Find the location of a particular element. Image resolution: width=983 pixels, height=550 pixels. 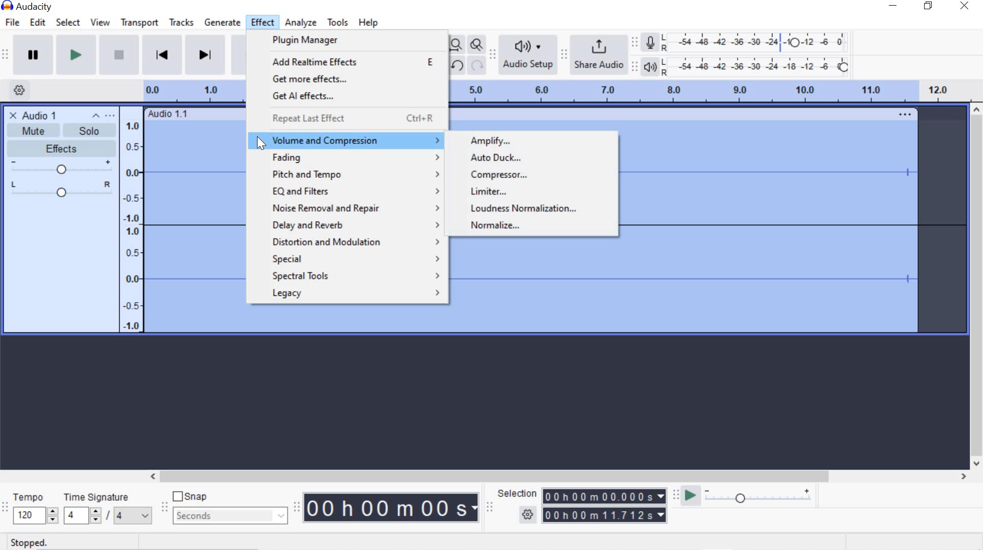

system name is located at coordinates (27, 7).